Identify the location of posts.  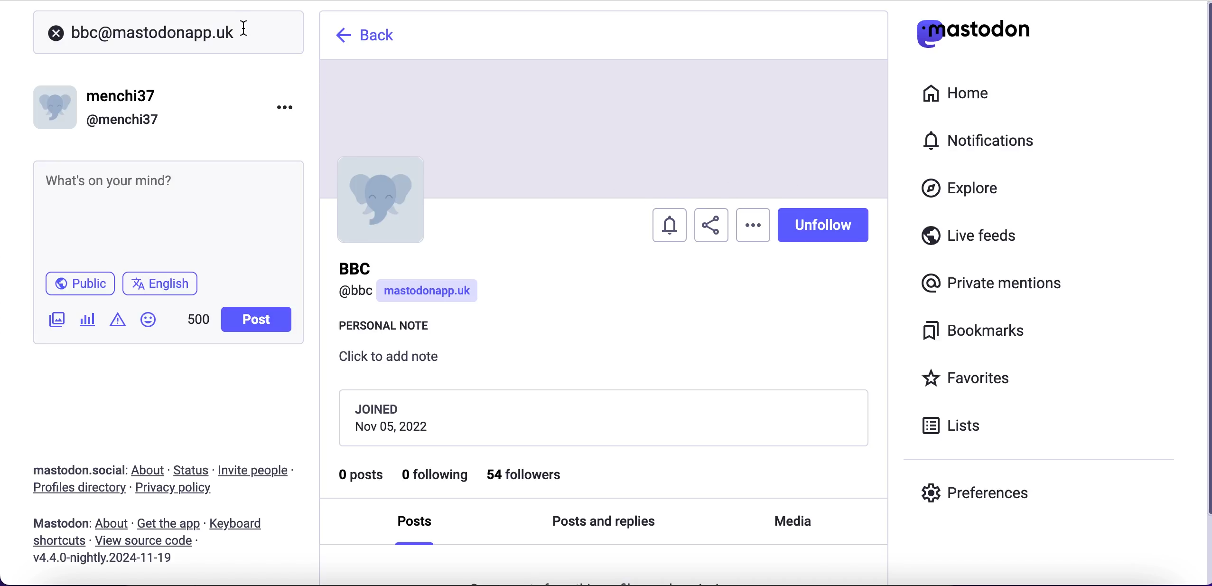
(421, 525).